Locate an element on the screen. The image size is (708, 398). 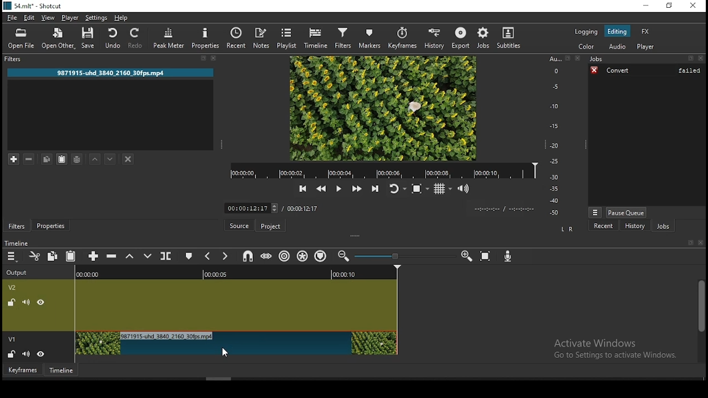
play quickly backwards is located at coordinates (322, 189).